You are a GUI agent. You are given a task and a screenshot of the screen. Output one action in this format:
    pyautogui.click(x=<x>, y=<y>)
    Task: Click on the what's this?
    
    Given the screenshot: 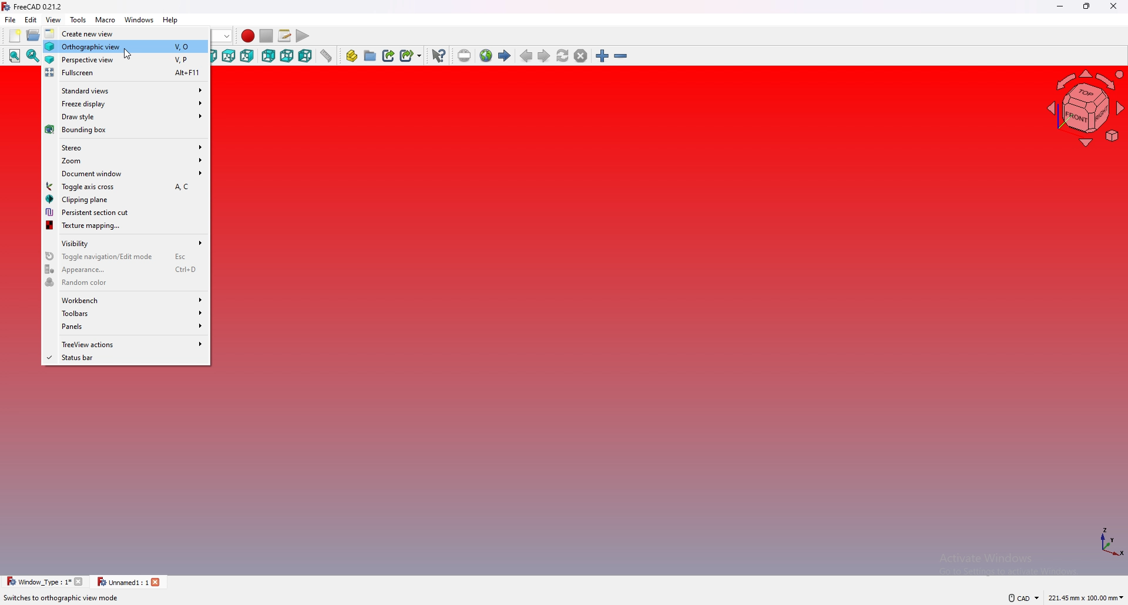 What is the action you would take?
    pyautogui.click(x=438, y=55)
    